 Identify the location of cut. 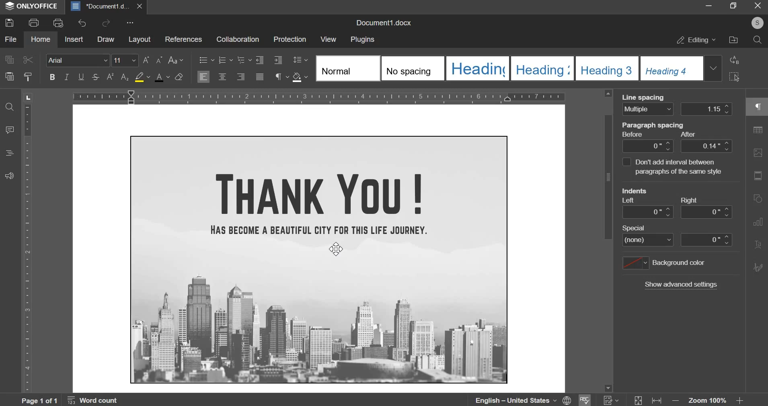
(28, 60).